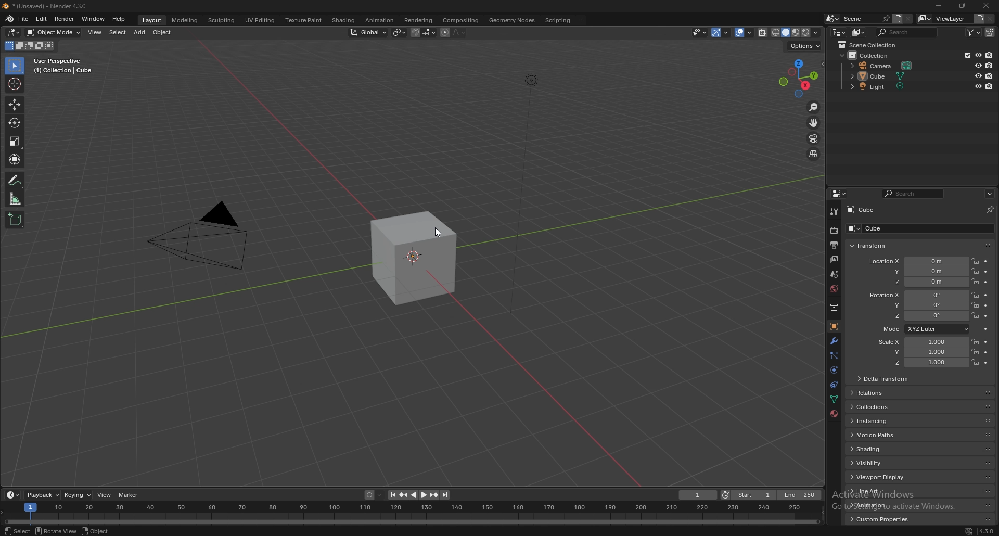 This screenshot has width=999, height=536. What do you see at coordinates (987, 296) in the screenshot?
I see `animate property` at bounding box center [987, 296].